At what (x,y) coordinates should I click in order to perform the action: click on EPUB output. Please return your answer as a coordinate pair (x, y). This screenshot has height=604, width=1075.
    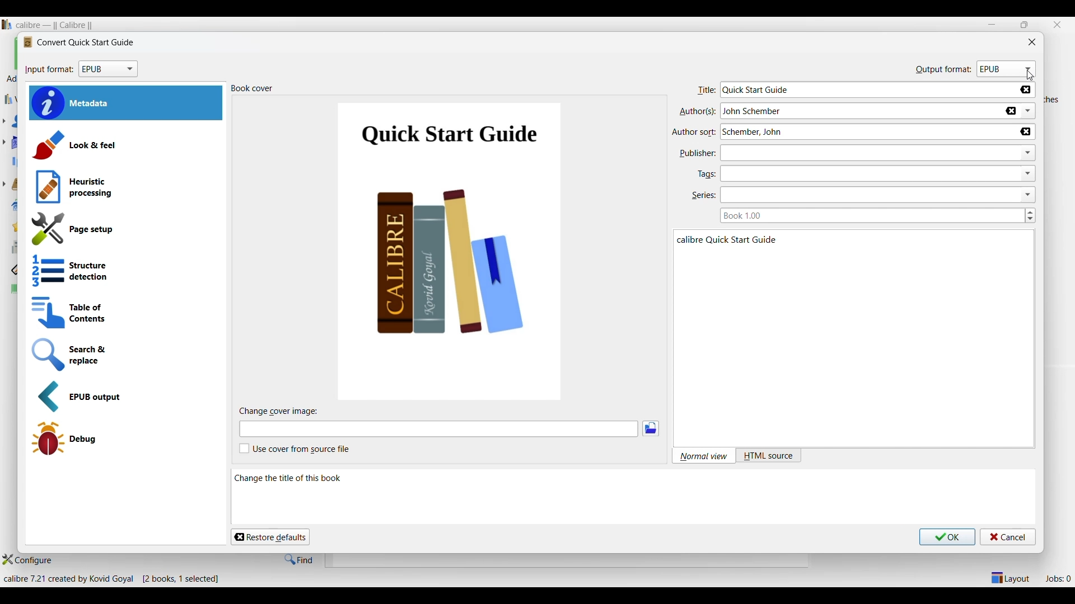
    Looking at the image, I should click on (127, 397).